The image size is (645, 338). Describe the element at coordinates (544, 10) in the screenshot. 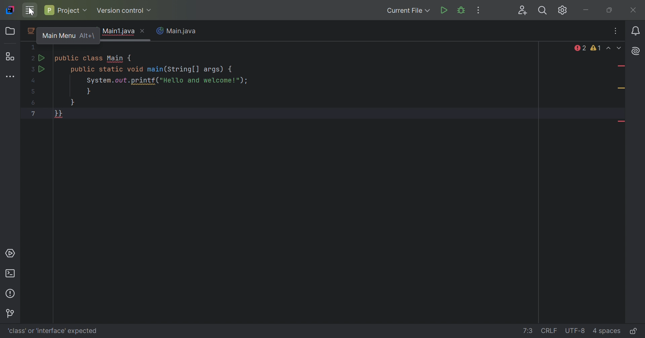

I see `Search everywhere` at that location.